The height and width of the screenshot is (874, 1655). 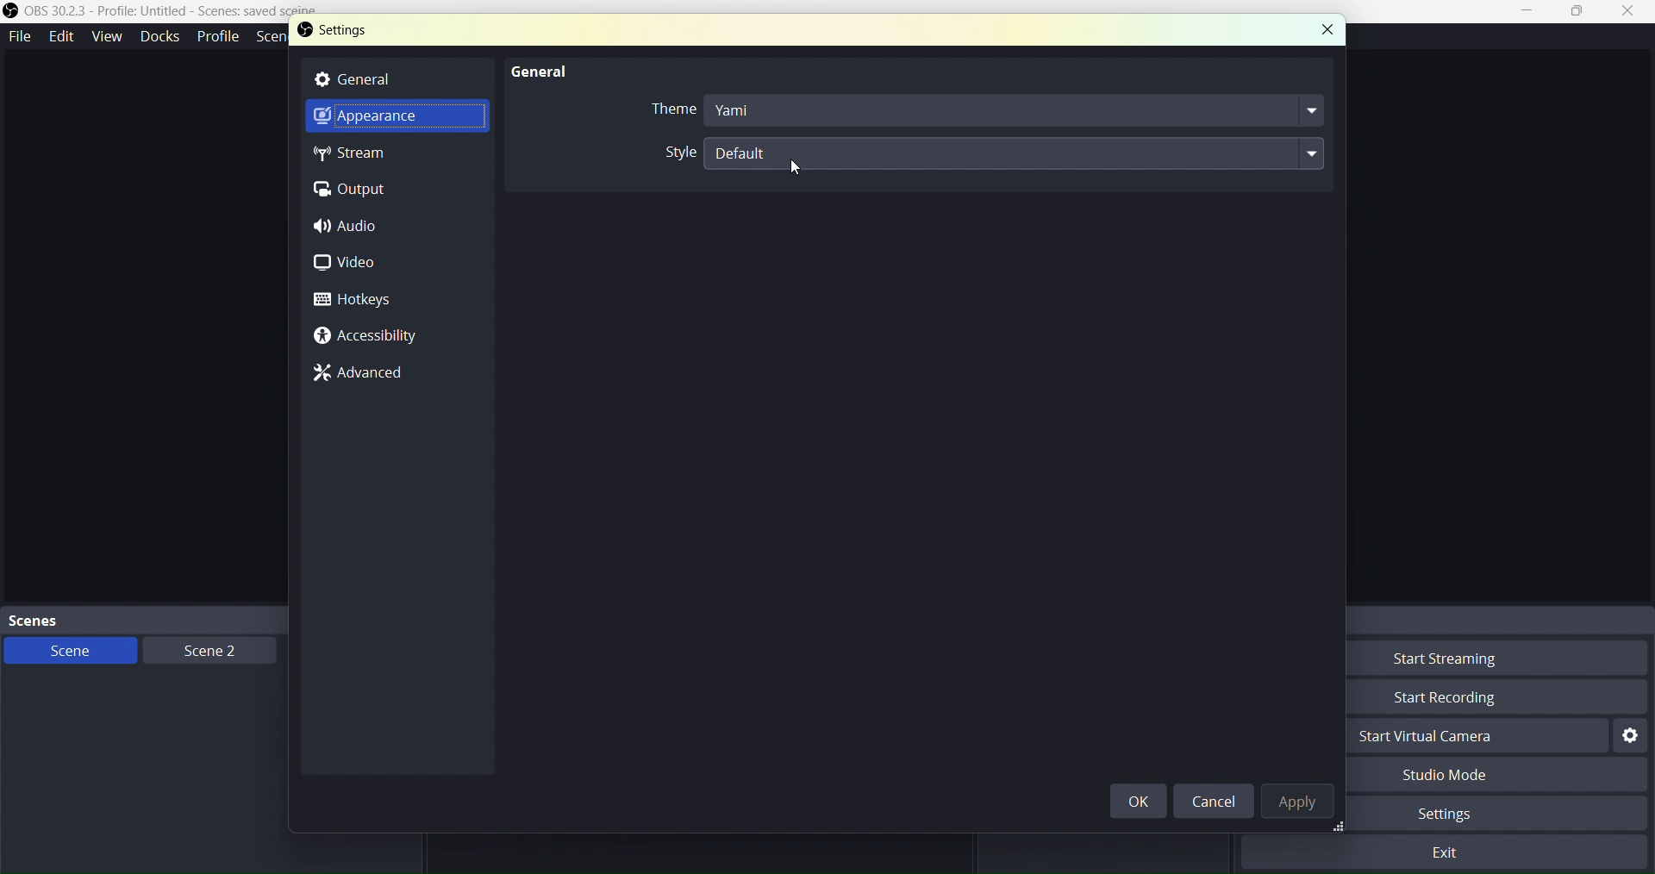 What do you see at coordinates (390, 79) in the screenshot?
I see `General` at bounding box center [390, 79].